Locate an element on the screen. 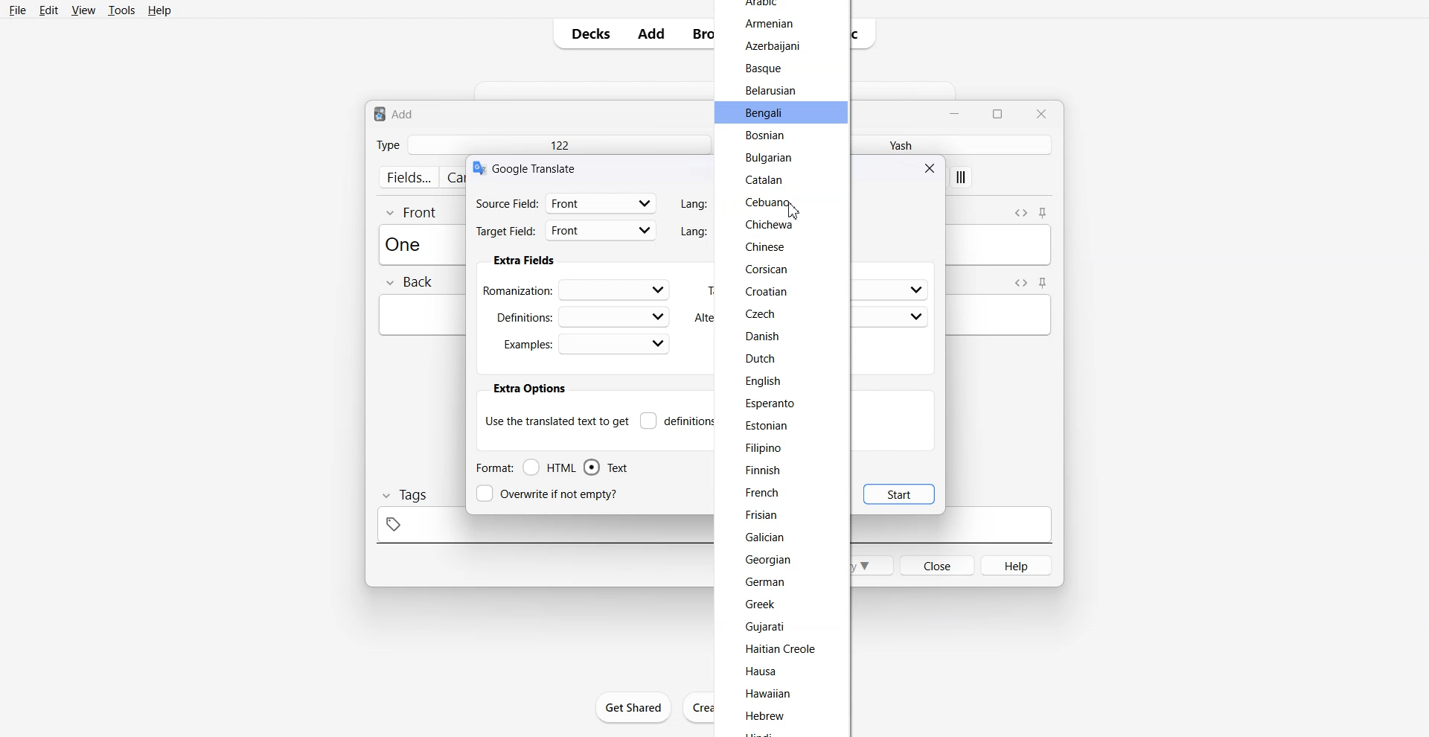  Dutch is located at coordinates (762, 359).